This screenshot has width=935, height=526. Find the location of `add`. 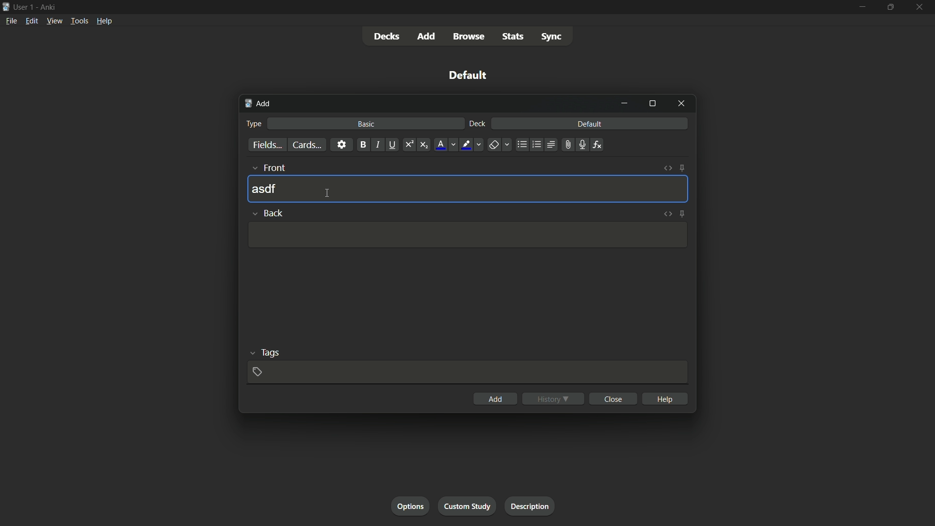

add is located at coordinates (261, 104).